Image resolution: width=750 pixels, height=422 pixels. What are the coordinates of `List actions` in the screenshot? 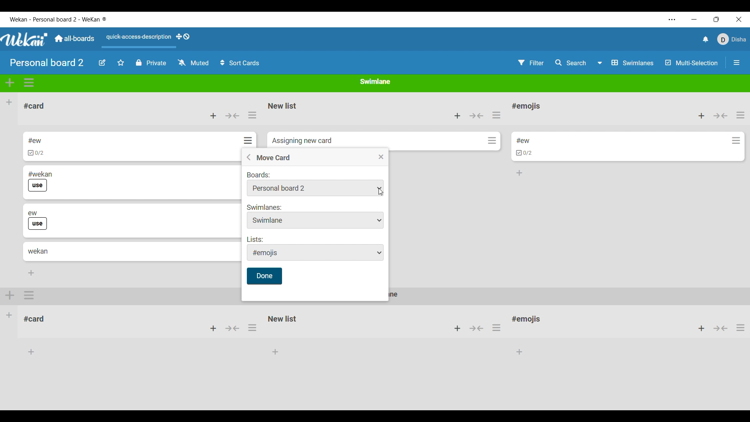 It's located at (741, 115).